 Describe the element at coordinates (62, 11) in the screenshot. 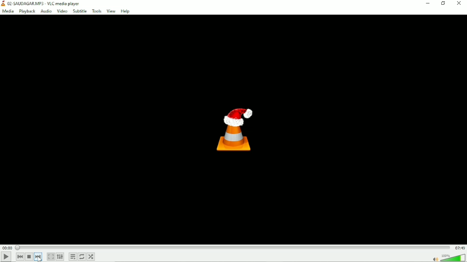

I see `Video` at that location.